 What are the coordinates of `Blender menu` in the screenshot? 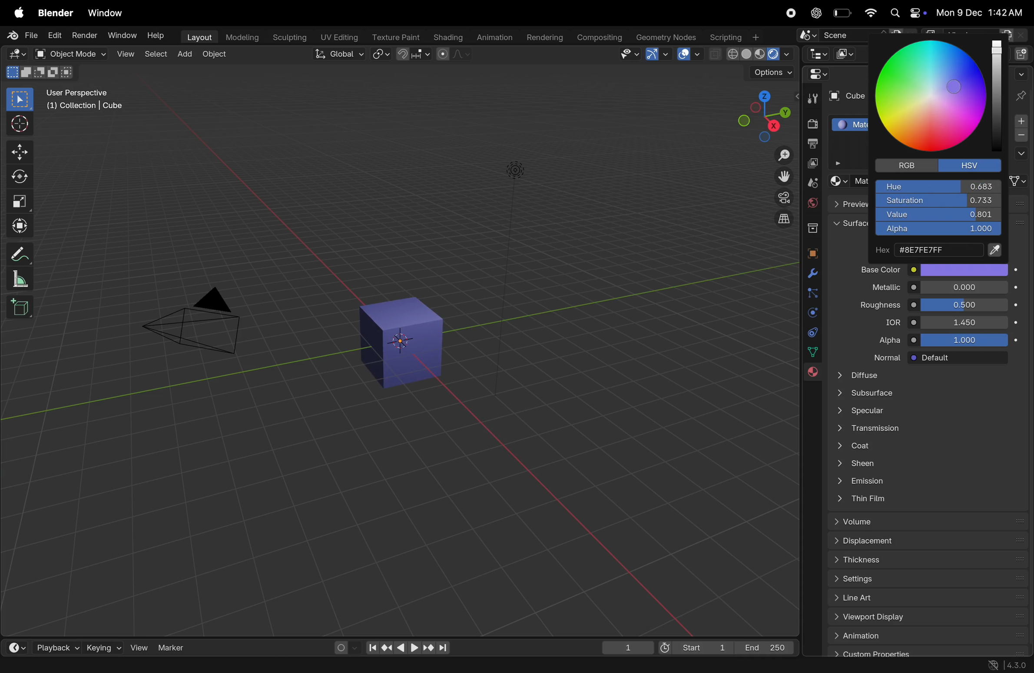 It's located at (55, 13).